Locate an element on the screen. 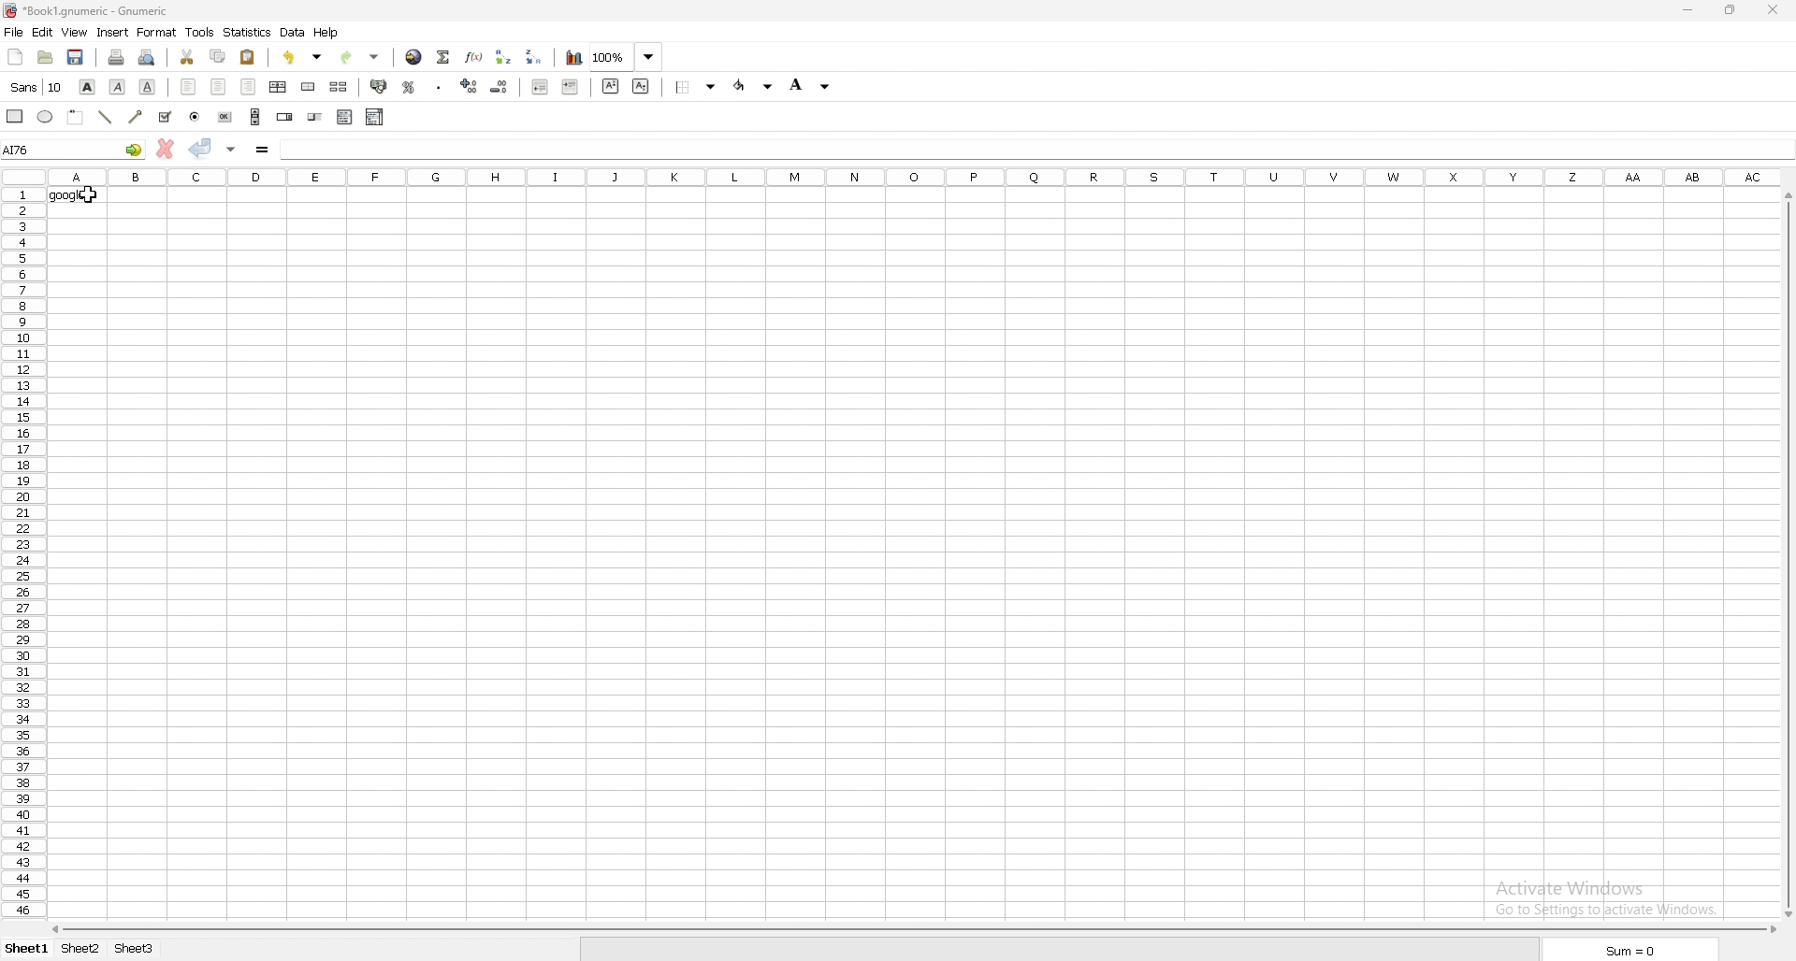 Image resolution: width=1796 pixels, height=961 pixels. paste is located at coordinates (248, 58).